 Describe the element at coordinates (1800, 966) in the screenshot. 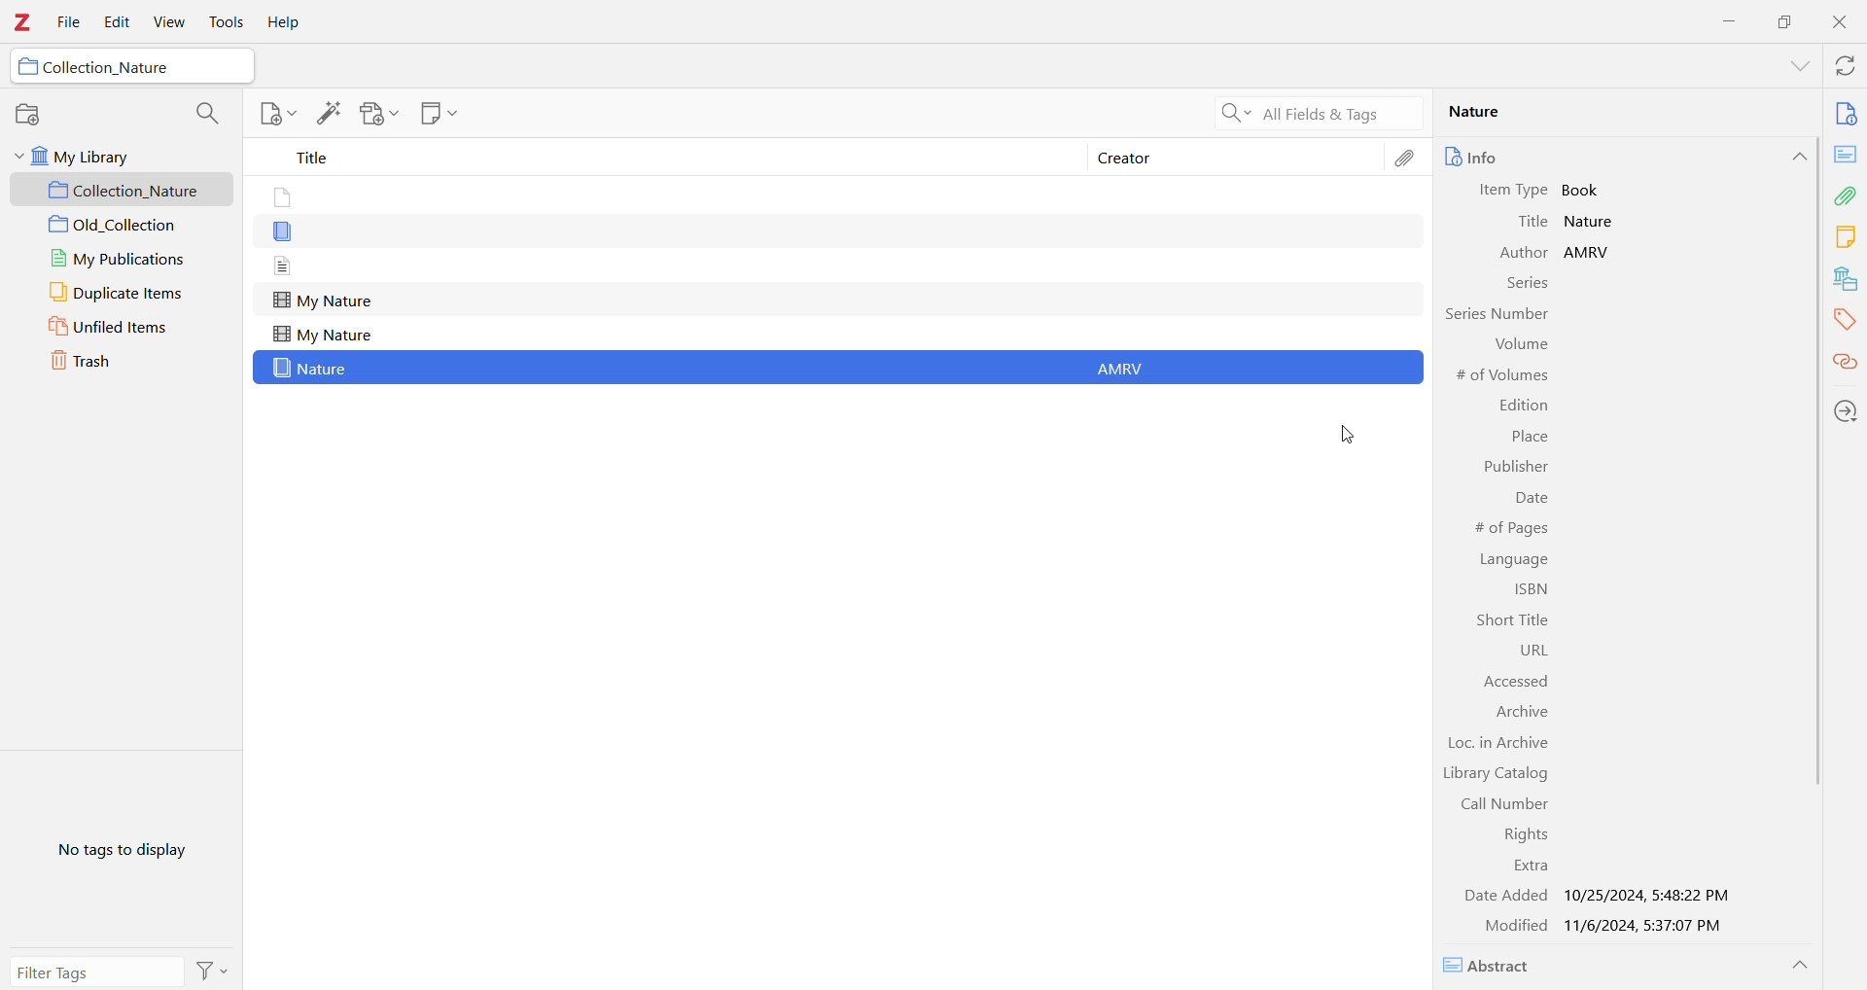

I see `Collapse Section` at that location.